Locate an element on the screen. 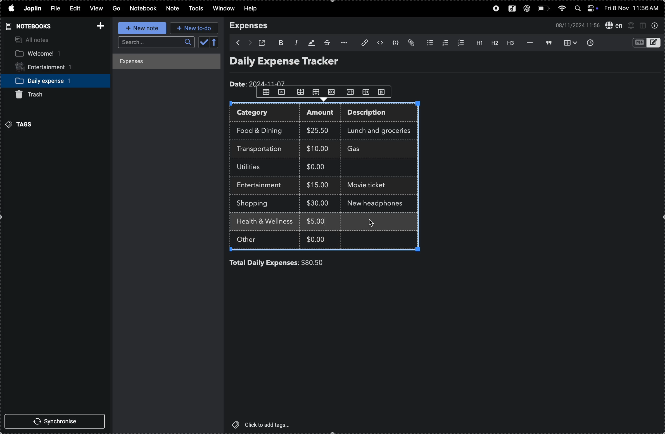 Image resolution: width=665 pixels, height=434 pixels. table is located at coordinates (265, 92).